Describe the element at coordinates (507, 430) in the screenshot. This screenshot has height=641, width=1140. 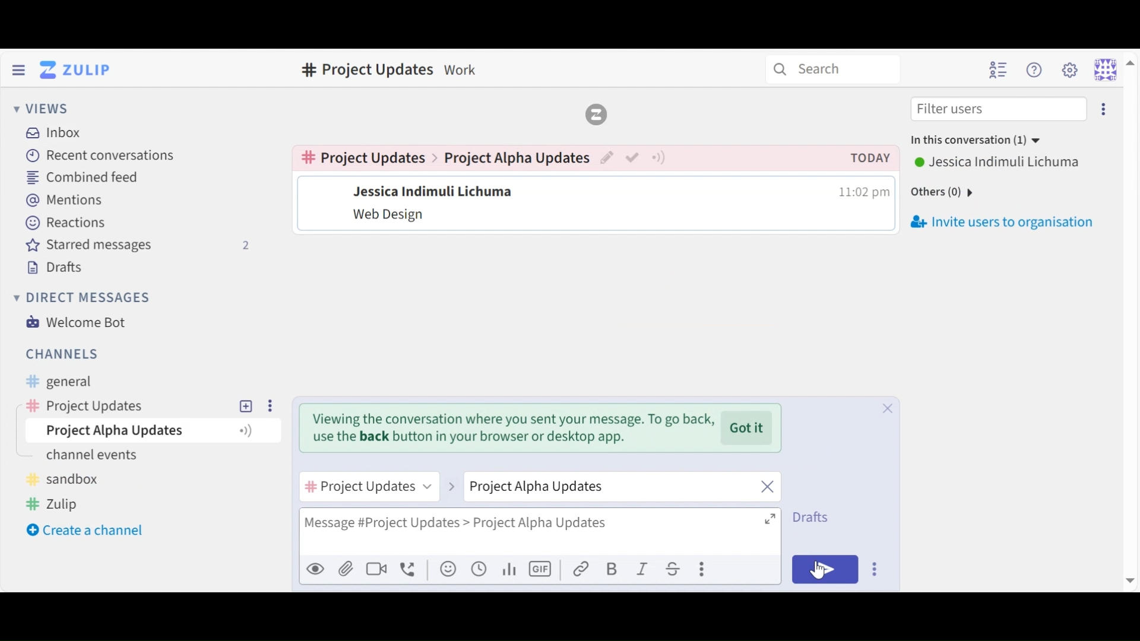
I see `Popup message` at that location.